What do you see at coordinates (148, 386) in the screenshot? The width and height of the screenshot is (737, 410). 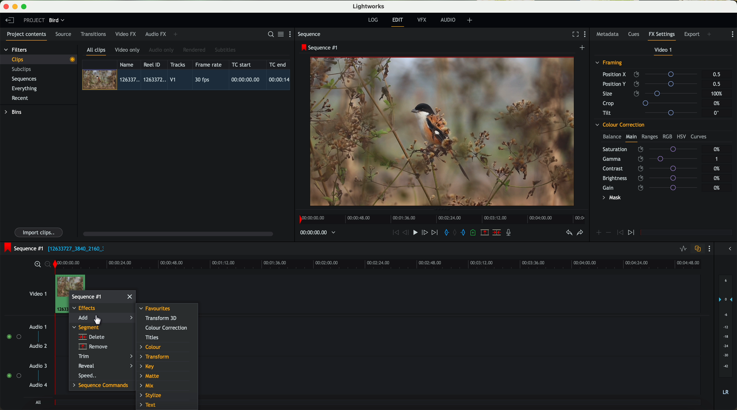 I see `mix` at bounding box center [148, 386].